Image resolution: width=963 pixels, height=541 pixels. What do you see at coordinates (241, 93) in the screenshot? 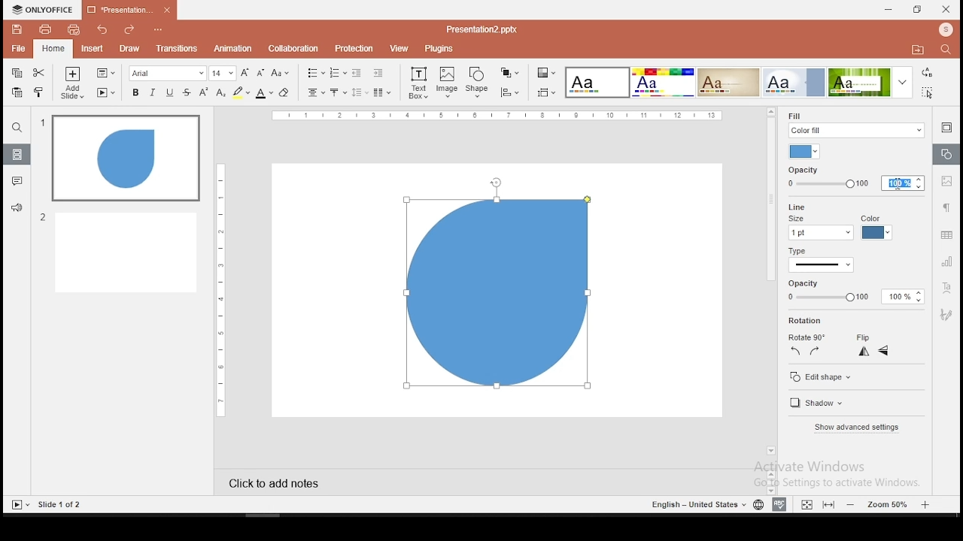
I see `highlight` at bounding box center [241, 93].